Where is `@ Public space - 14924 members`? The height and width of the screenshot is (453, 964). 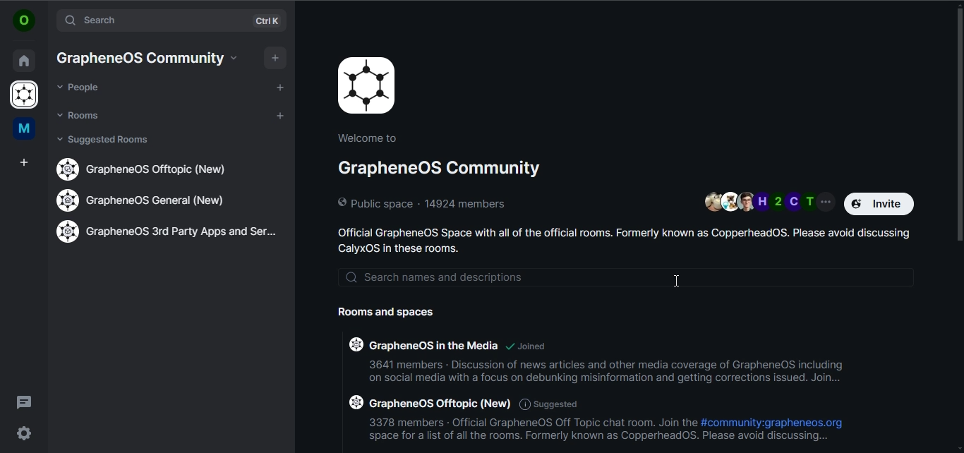
@ Public space - 14924 members is located at coordinates (425, 203).